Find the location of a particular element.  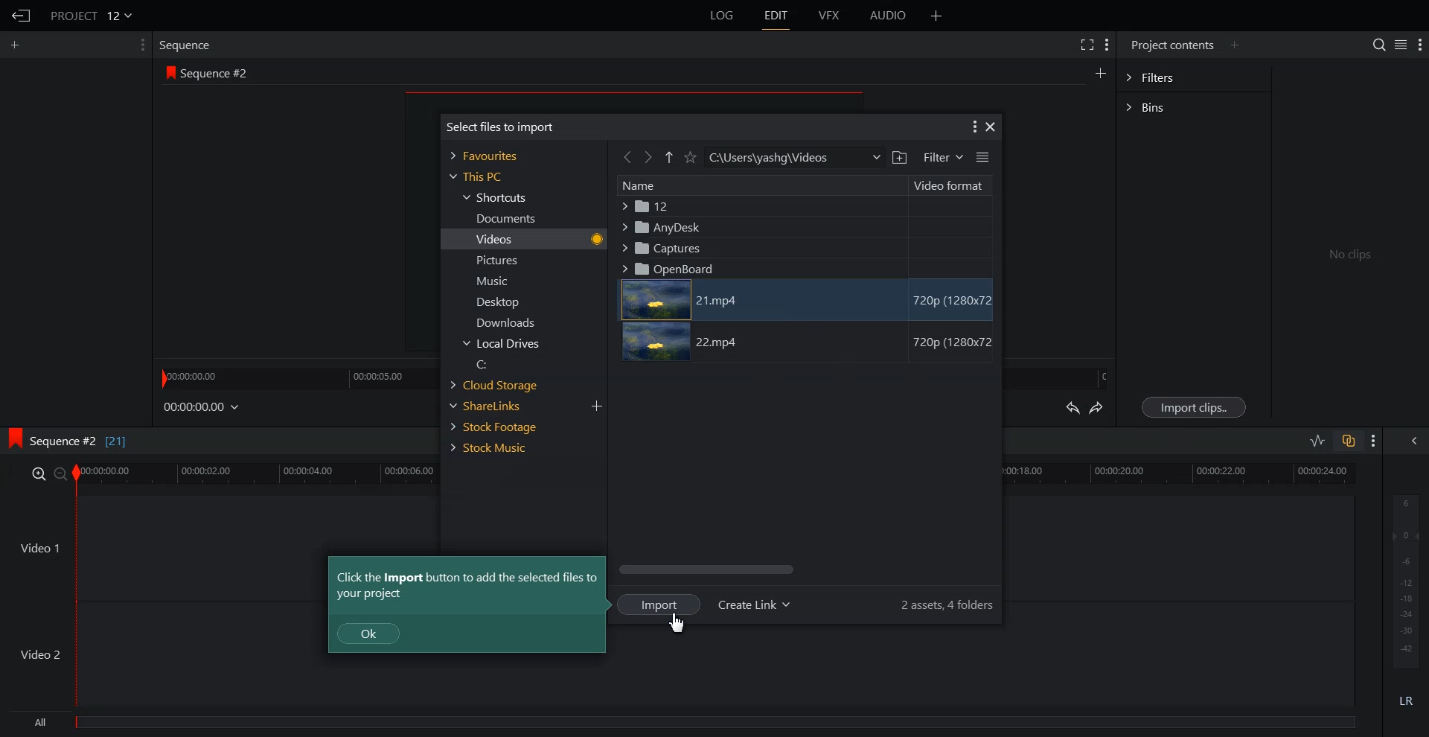

Local Drives is located at coordinates (504, 344).